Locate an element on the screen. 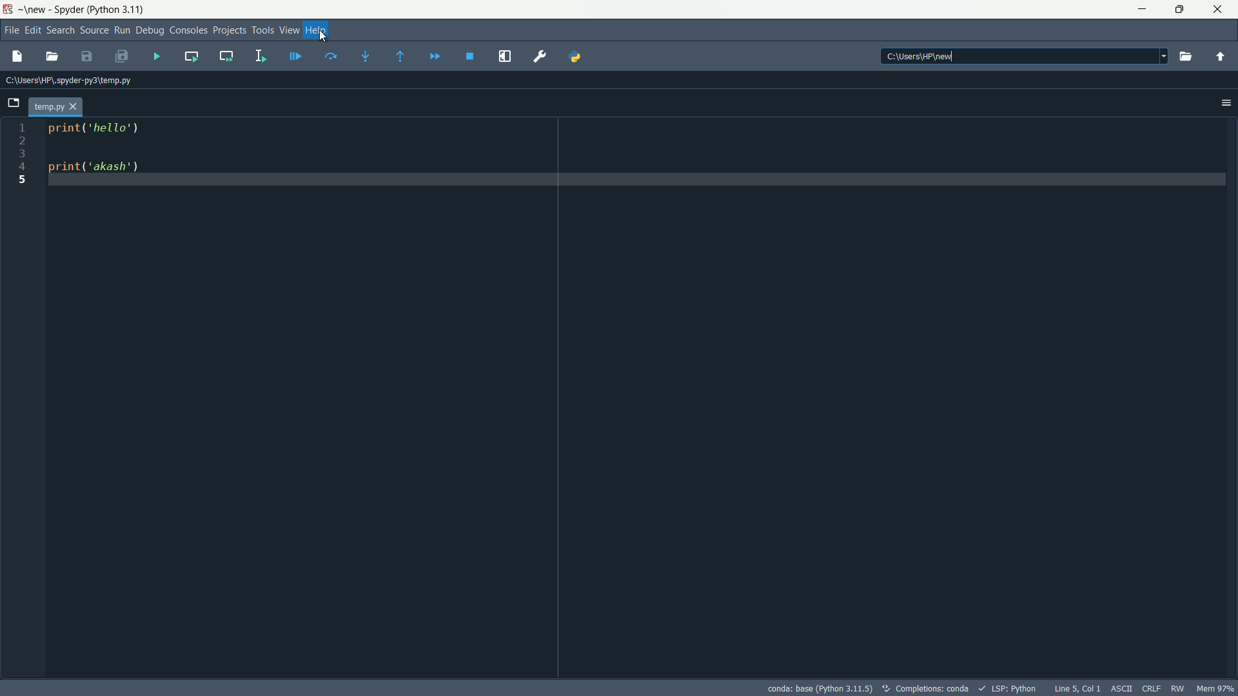 The height and width of the screenshot is (696, 1238). debug menu is located at coordinates (150, 30).